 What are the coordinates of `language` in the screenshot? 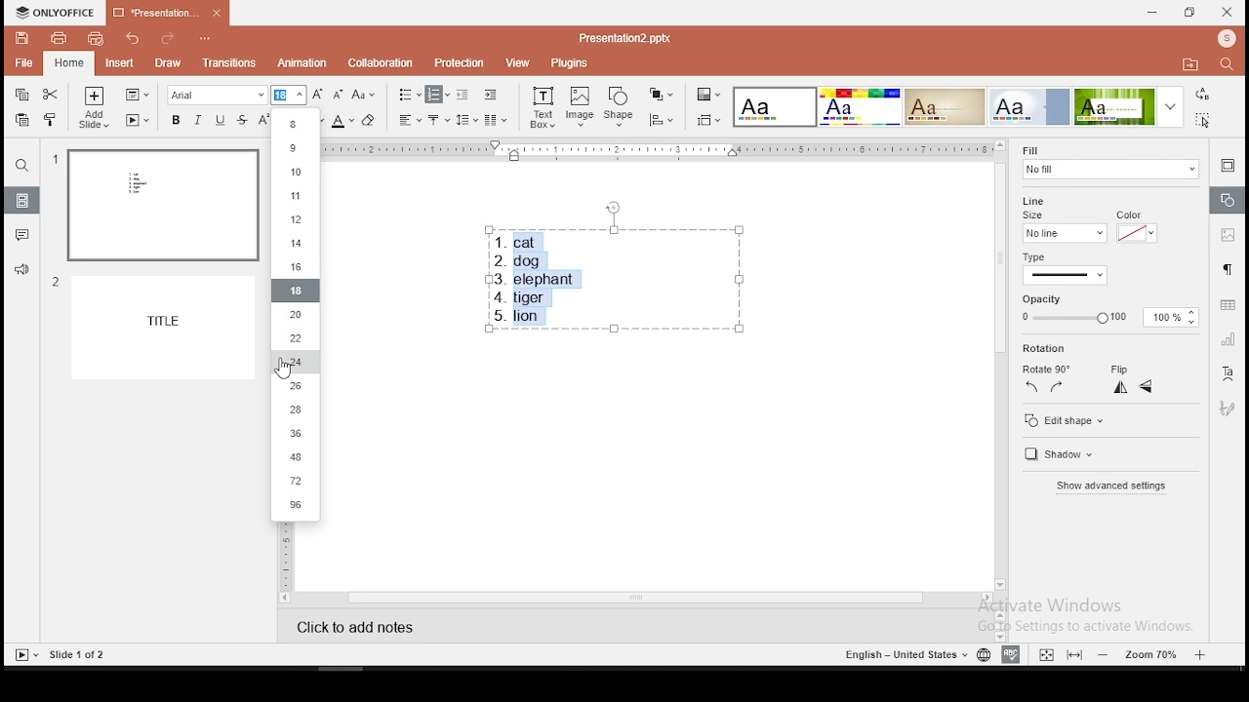 It's located at (980, 654).